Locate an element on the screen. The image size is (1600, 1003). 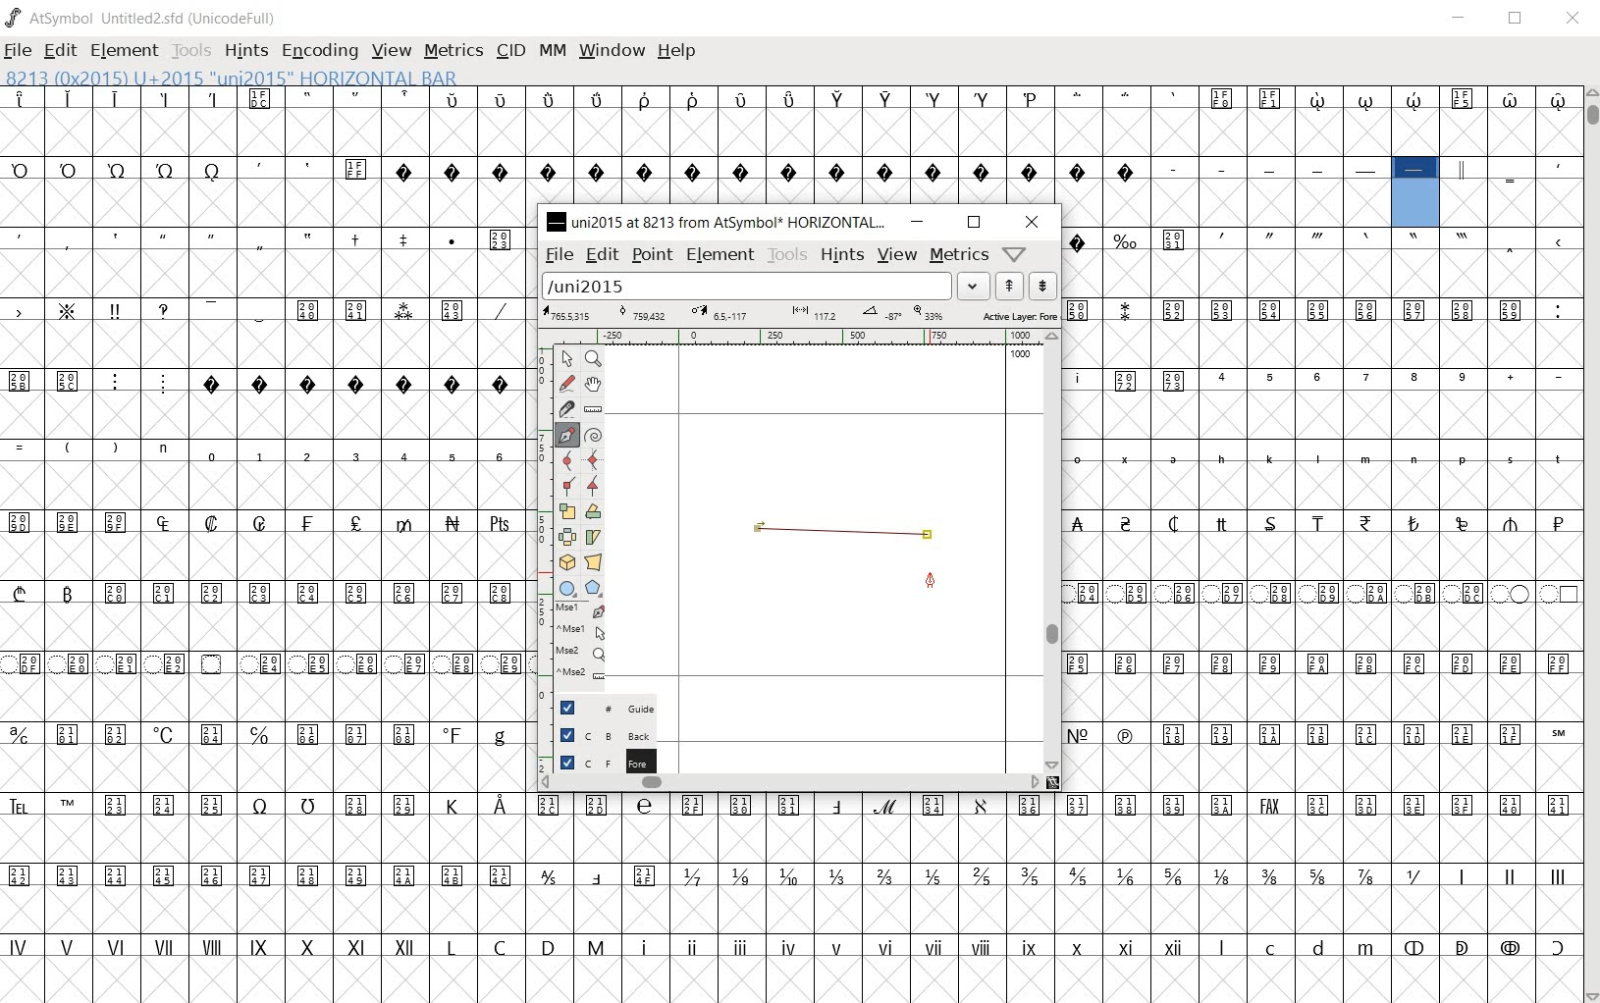
CLOSE is located at coordinates (1574, 22).